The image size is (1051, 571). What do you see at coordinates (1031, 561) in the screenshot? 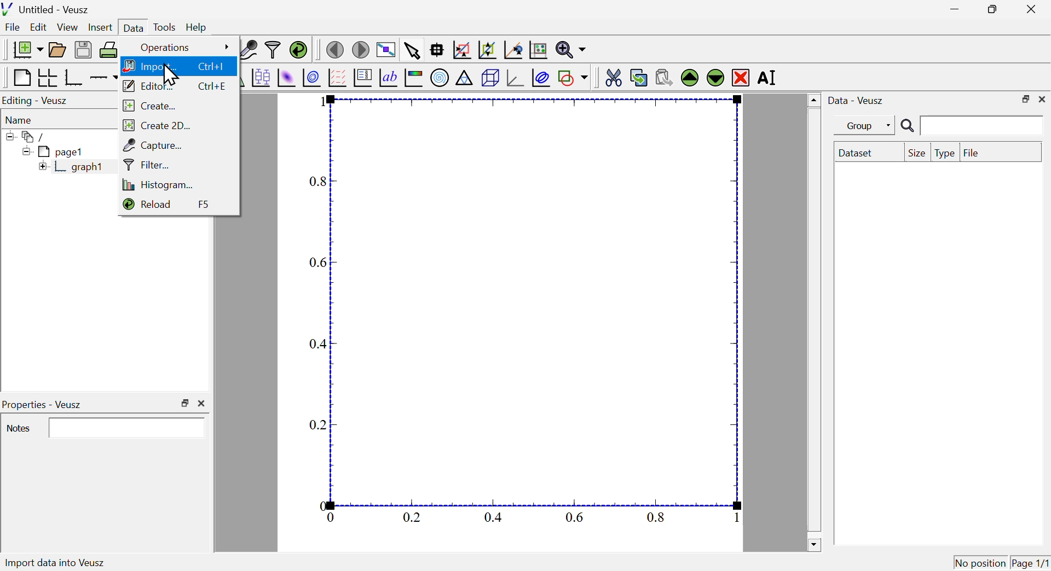
I see `page1/1` at bounding box center [1031, 561].